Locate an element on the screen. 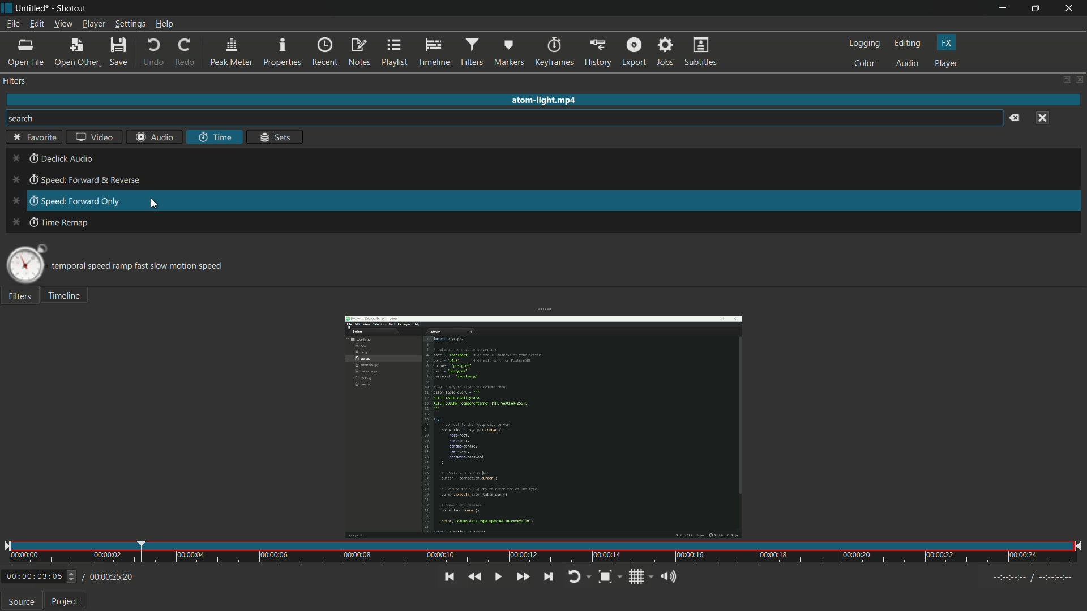  jobs is located at coordinates (666, 52).